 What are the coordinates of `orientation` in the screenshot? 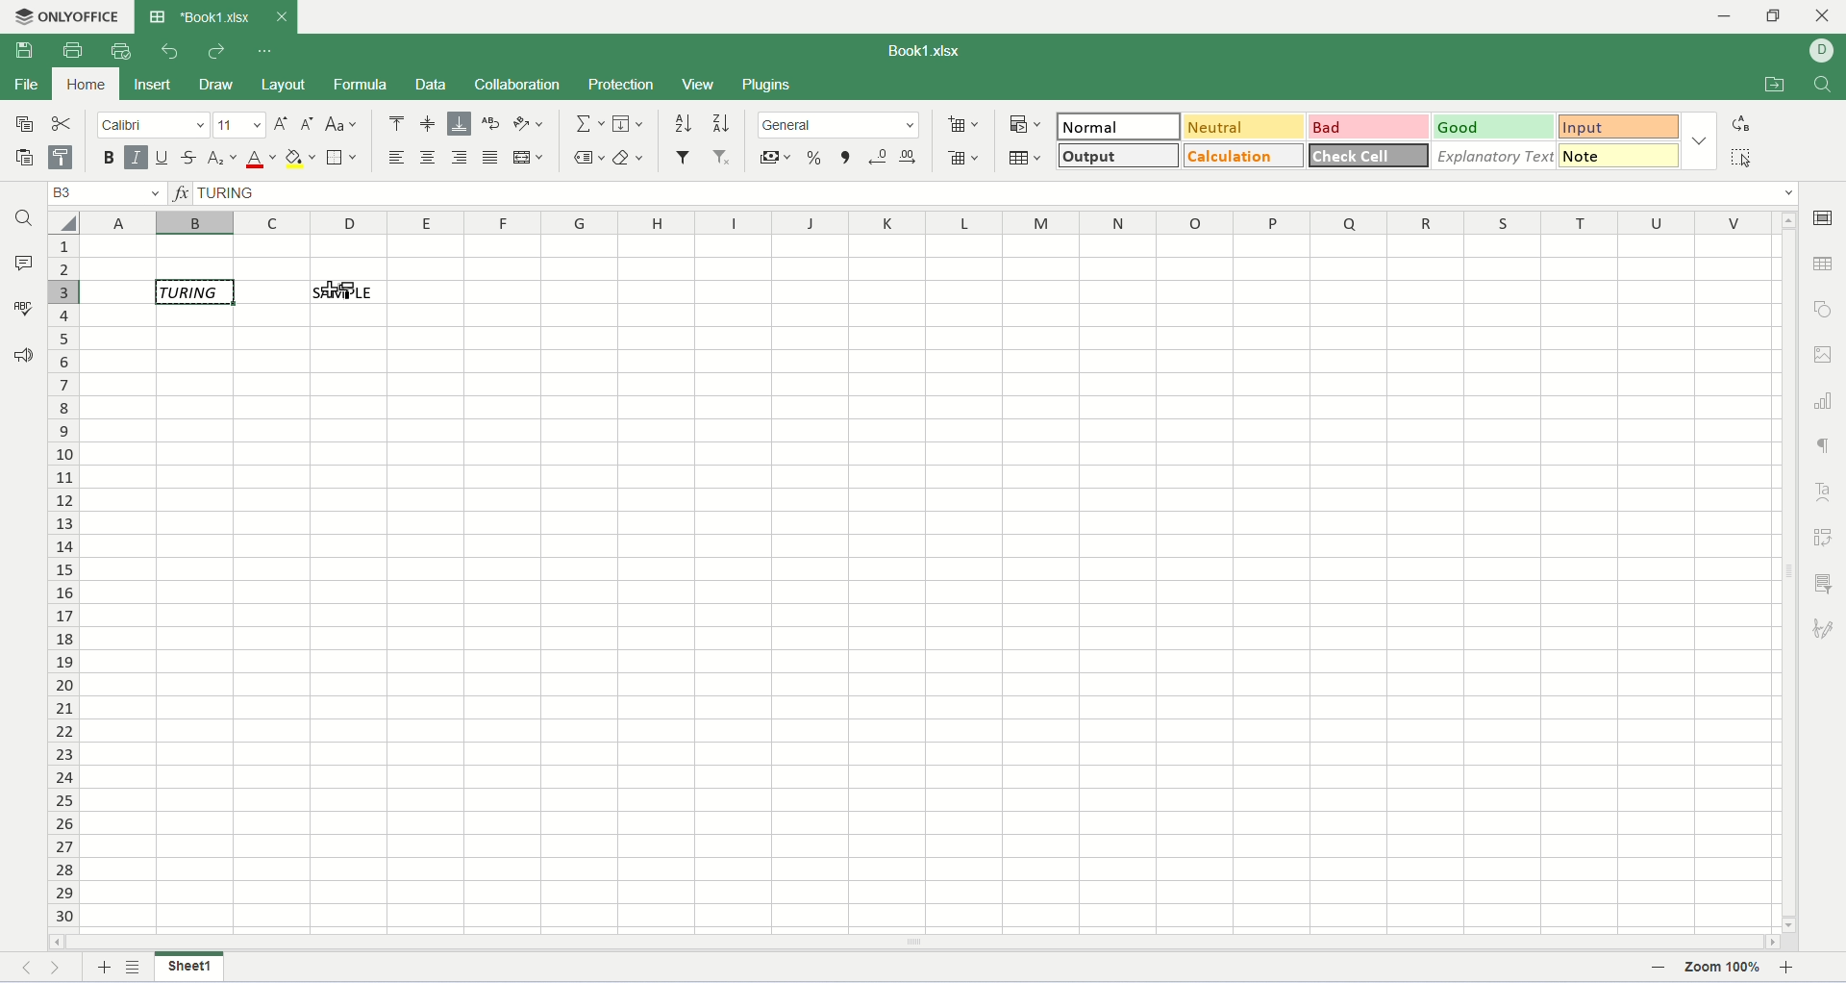 It's located at (529, 125).